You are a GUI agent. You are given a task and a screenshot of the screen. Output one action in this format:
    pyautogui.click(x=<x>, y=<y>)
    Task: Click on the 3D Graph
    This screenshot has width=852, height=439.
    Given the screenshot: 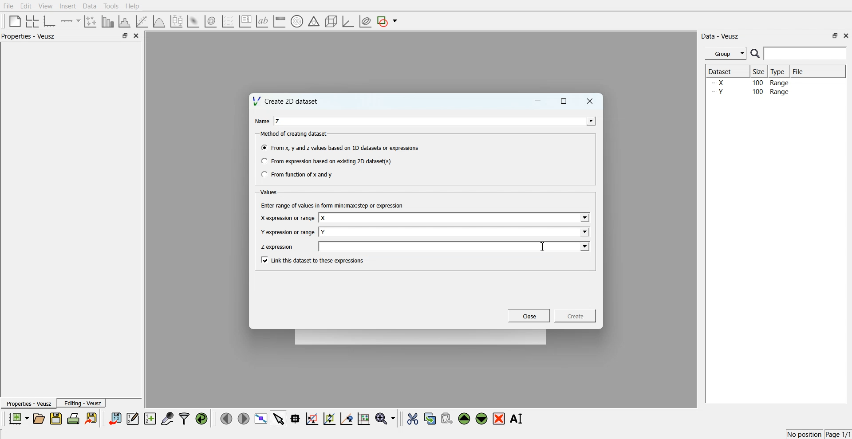 What is the action you would take?
    pyautogui.click(x=348, y=21)
    